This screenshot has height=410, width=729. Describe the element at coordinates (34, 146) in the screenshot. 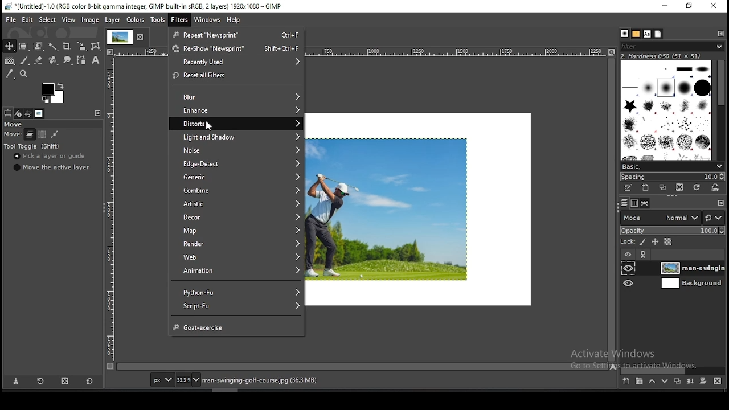

I see `tool toggle` at that location.